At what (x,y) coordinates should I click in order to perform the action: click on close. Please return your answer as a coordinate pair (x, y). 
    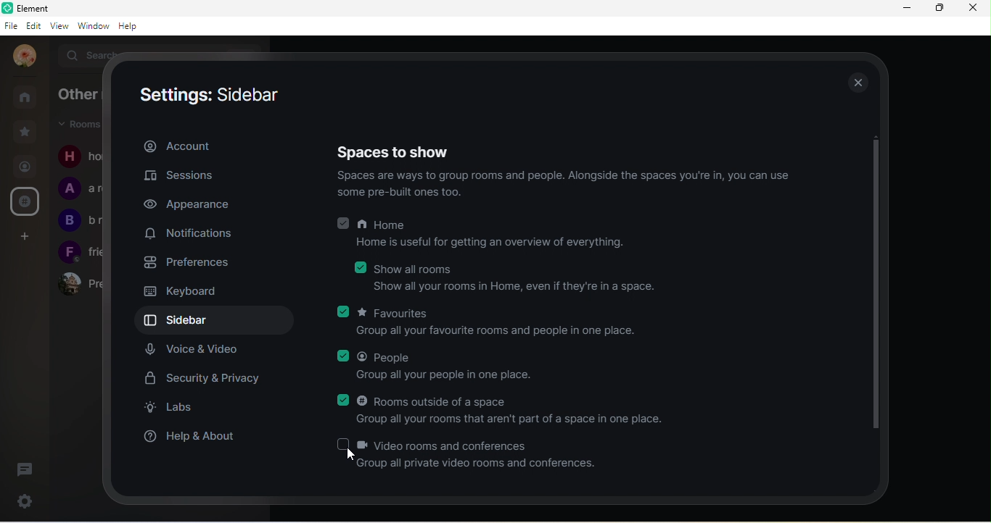
    Looking at the image, I should click on (853, 81).